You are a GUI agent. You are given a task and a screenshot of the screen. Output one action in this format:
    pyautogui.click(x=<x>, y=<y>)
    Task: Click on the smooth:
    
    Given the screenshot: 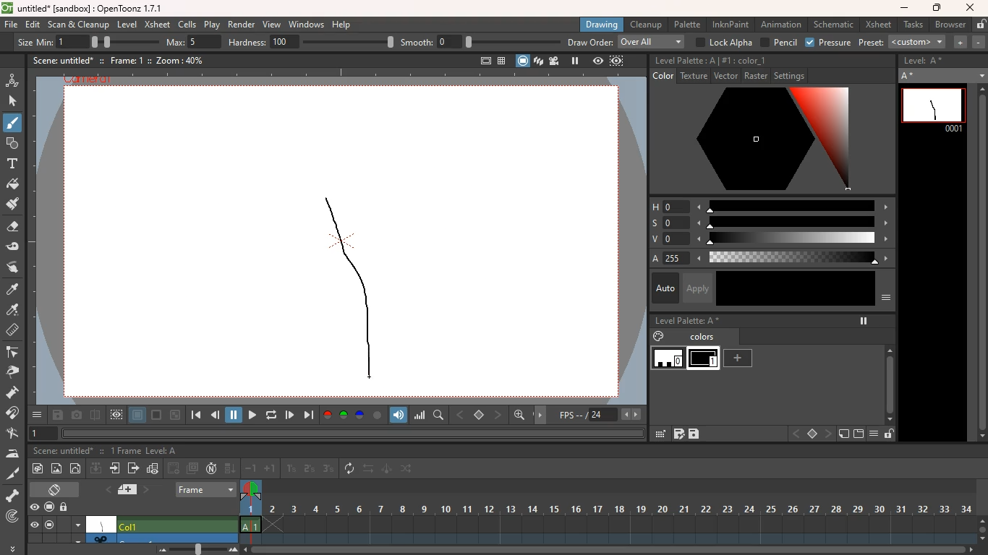 What is the action you would take?
    pyautogui.click(x=480, y=42)
    